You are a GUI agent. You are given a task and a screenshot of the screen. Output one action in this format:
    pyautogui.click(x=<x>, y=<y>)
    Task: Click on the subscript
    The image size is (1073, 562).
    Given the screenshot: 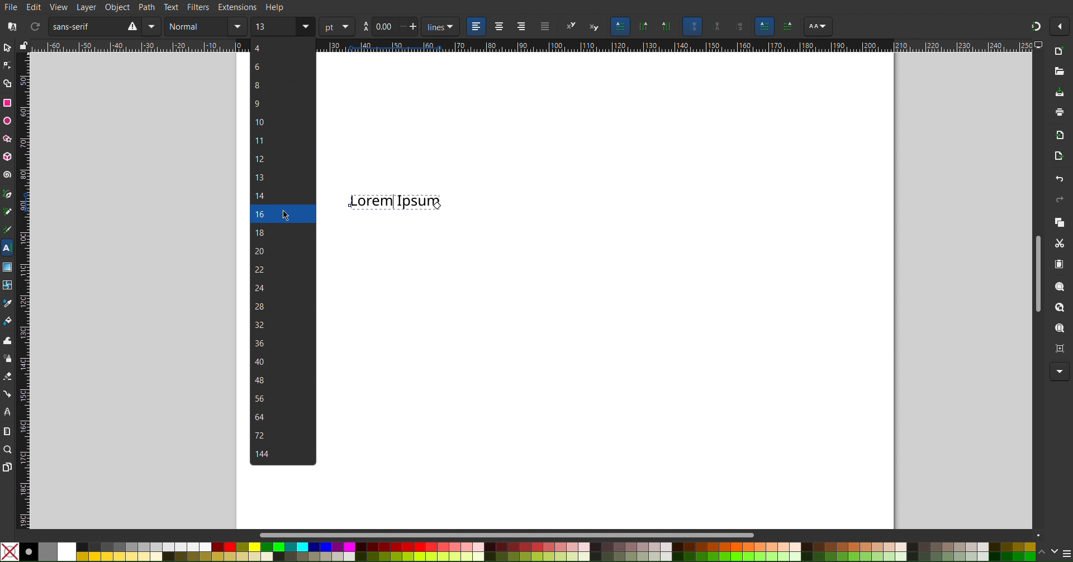 What is the action you would take?
    pyautogui.click(x=594, y=25)
    